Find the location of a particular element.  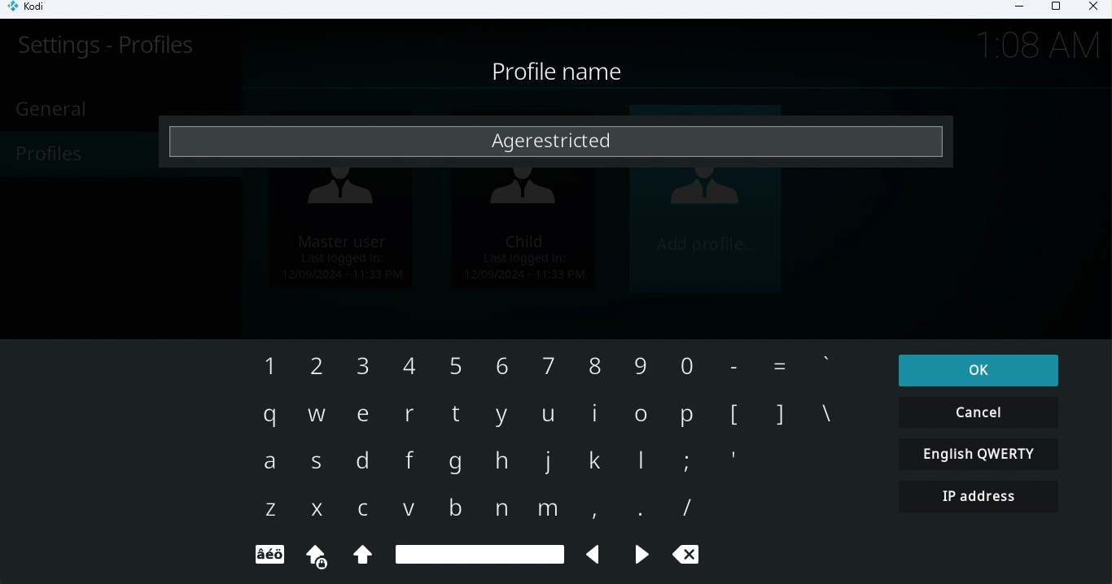

Agerestricted is located at coordinates (558, 146).